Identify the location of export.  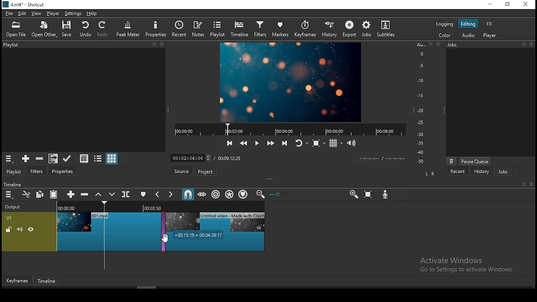
(348, 29).